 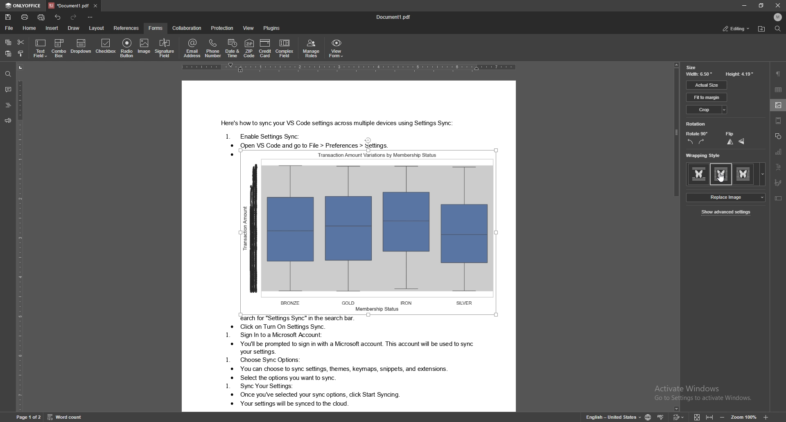 What do you see at coordinates (21, 42) in the screenshot?
I see `cut` at bounding box center [21, 42].